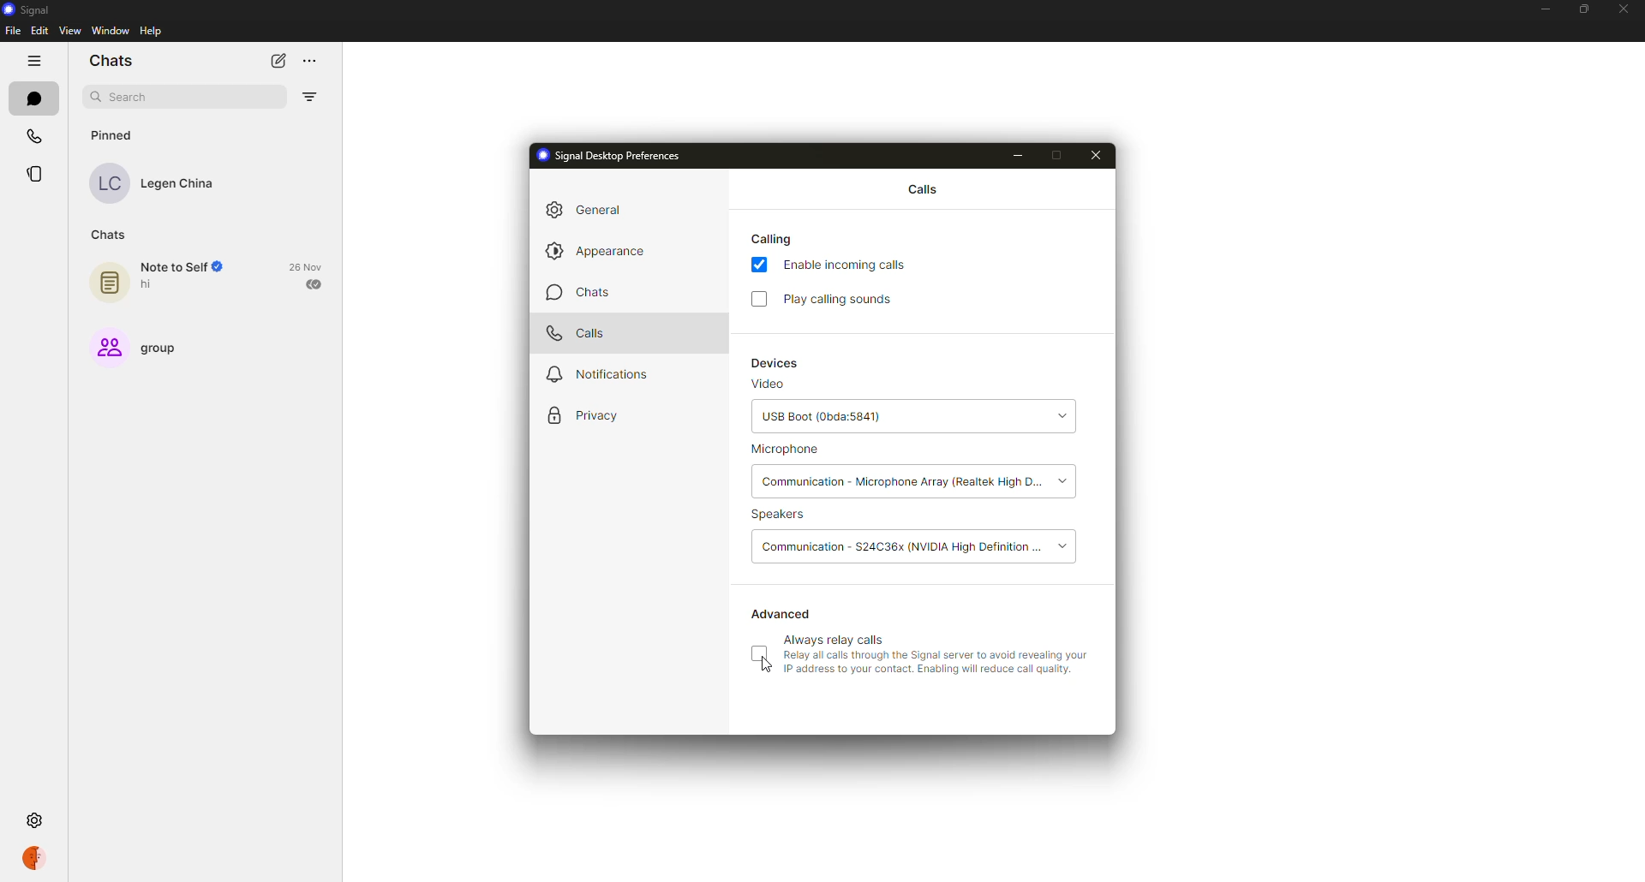 The image size is (1645, 882). Describe the element at coordinates (182, 186) in the screenshot. I see `Legen China` at that location.